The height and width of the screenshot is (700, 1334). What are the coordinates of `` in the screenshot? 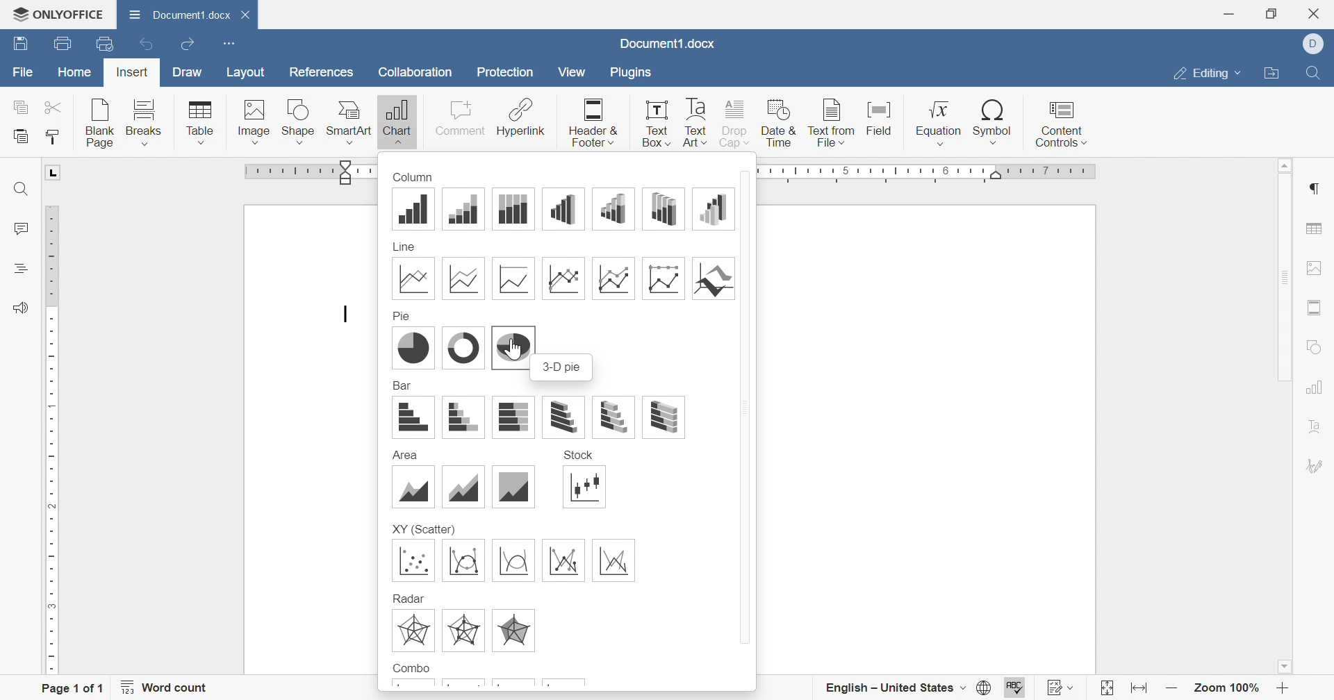 It's located at (529, 117).